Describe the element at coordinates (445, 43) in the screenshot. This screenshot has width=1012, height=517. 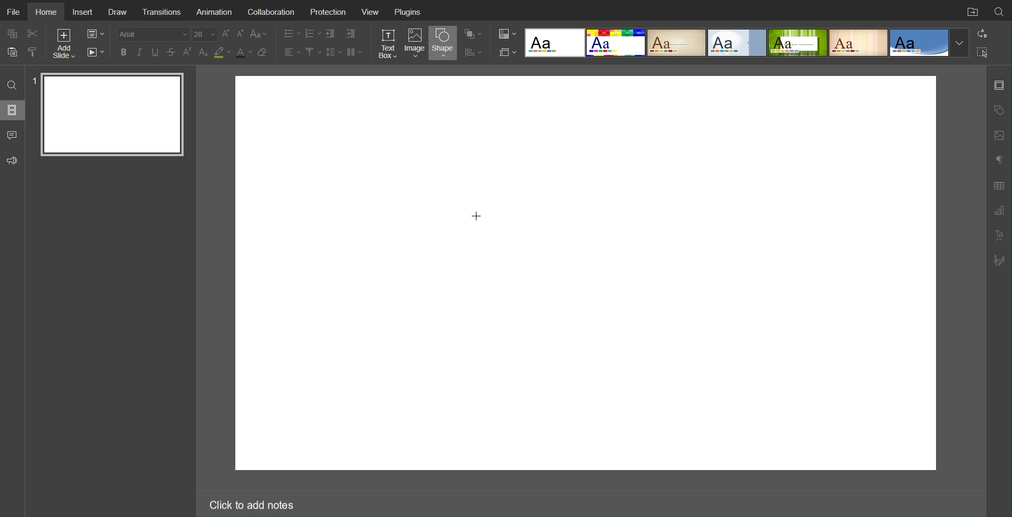
I see `Shape ` at that location.